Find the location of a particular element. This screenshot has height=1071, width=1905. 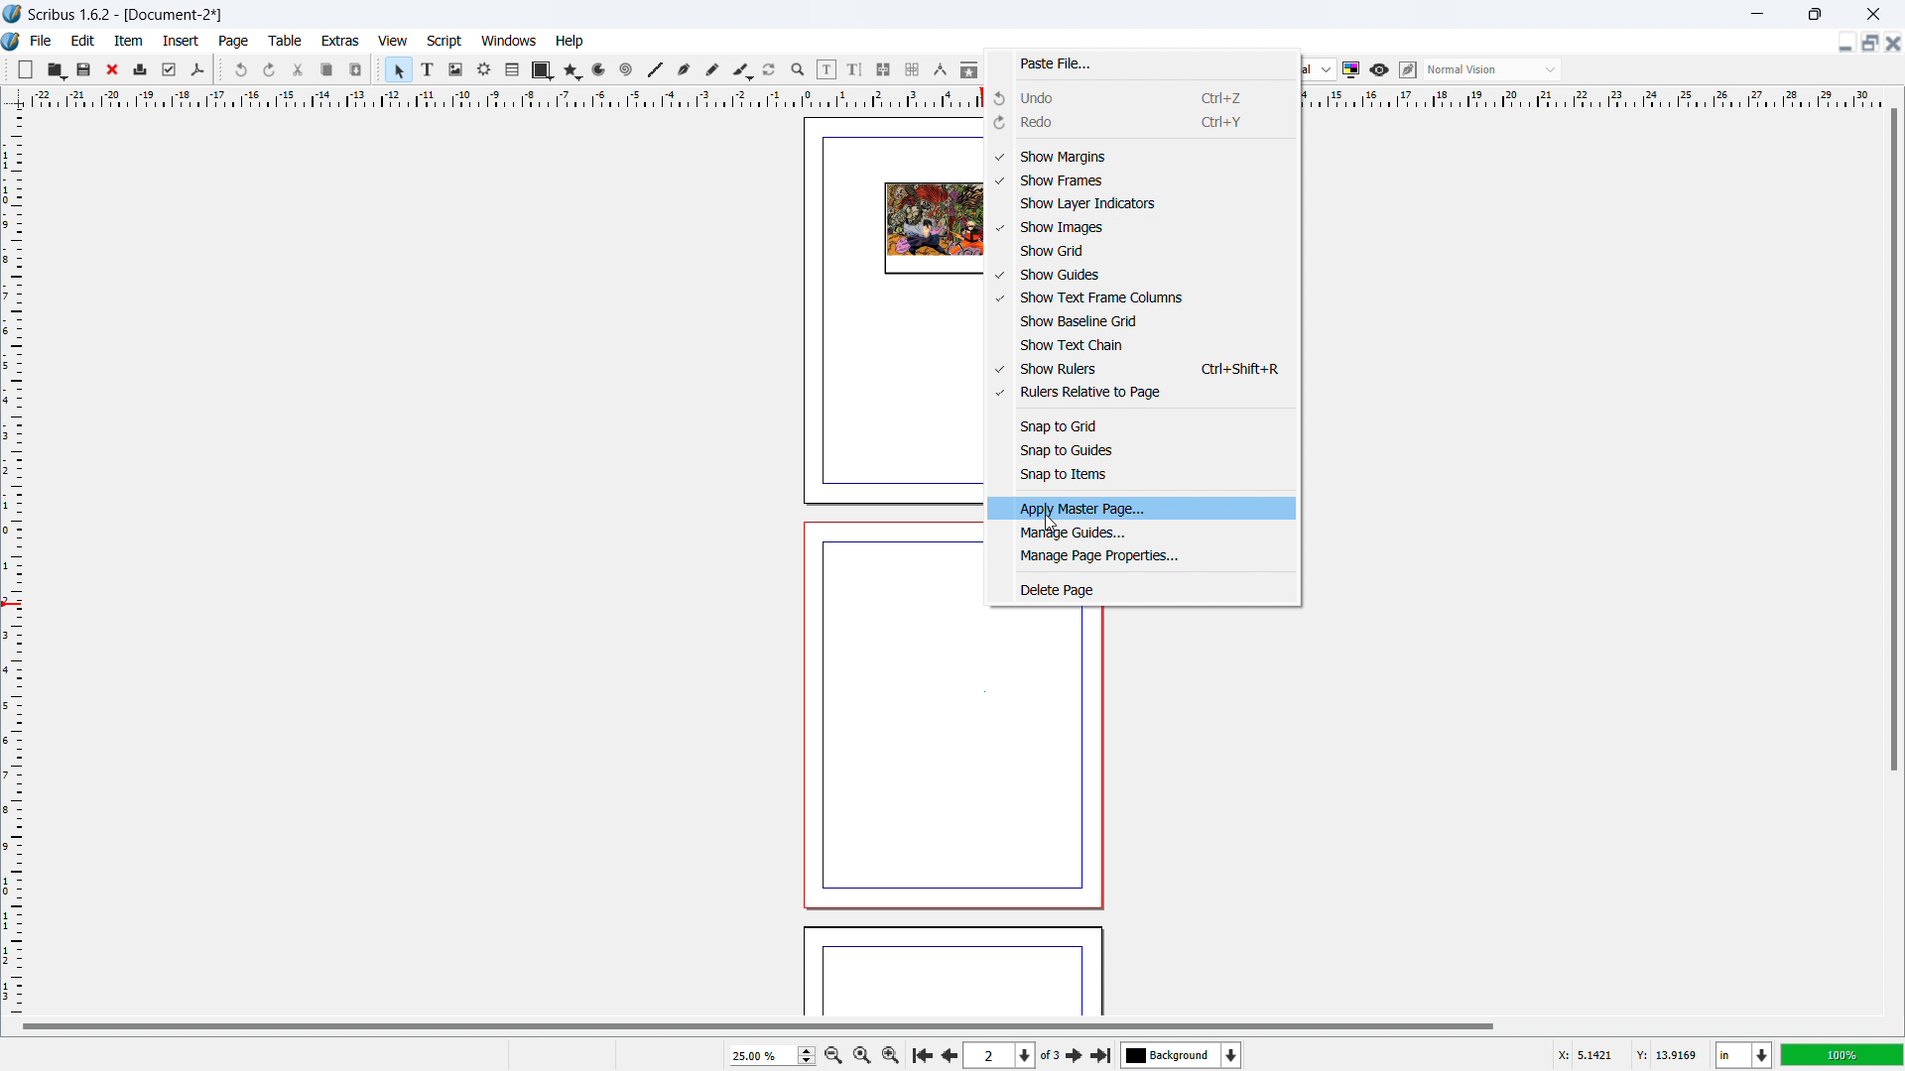

script is located at coordinates (445, 42).